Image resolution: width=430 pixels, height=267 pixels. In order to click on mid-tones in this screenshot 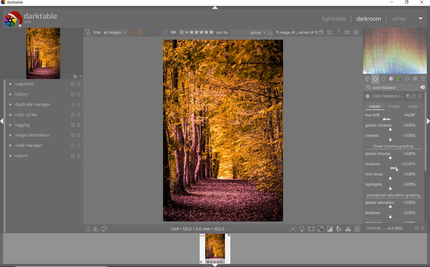, I will do `click(392, 175)`.